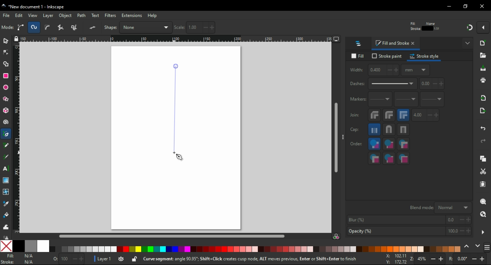 The width and height of the screenshot is (491, 265). I want to click on blend mode Normal, so click(439, 207).